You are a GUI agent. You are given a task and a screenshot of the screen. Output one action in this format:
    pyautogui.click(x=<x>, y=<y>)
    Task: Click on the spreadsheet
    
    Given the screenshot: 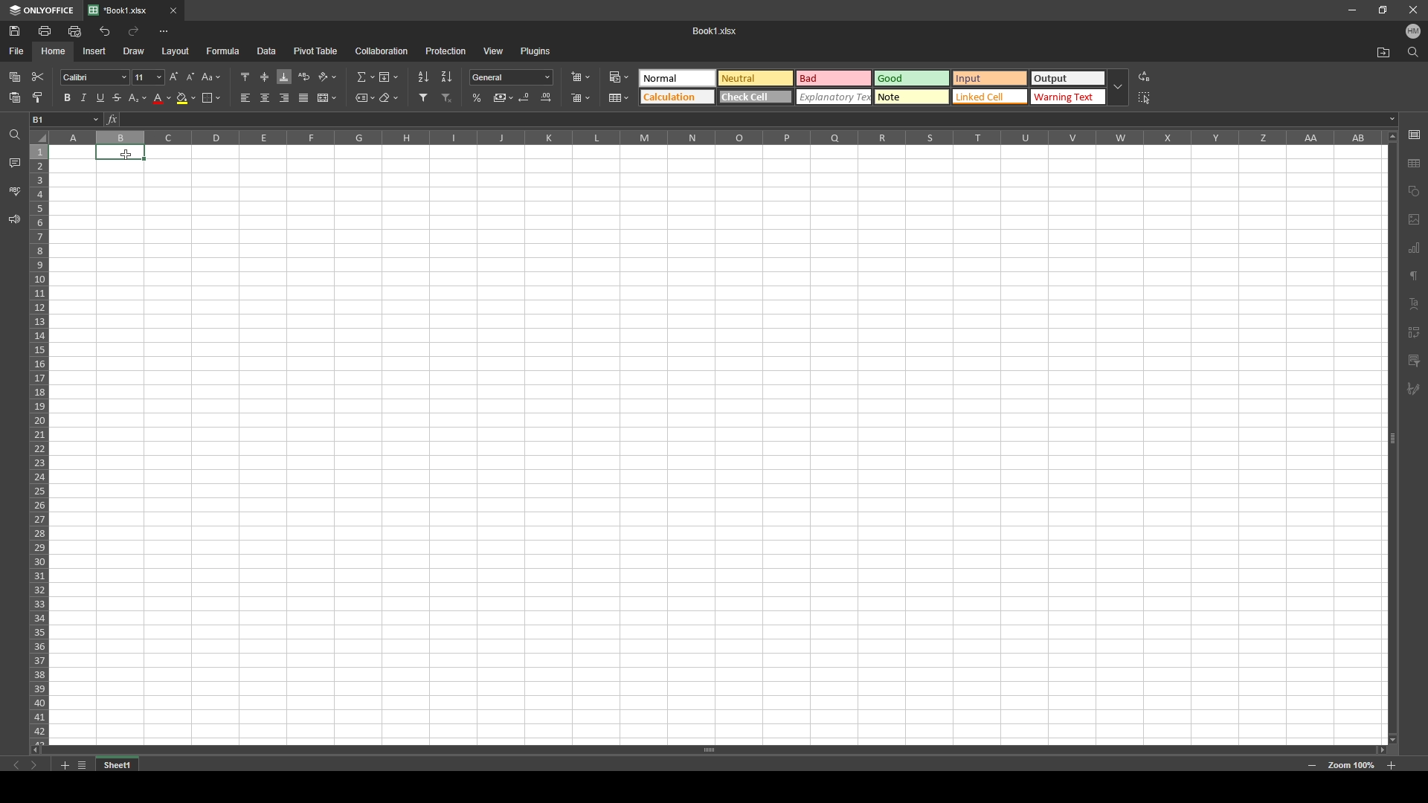 What is the action you would take?
    pyautogui.click(x=717, y=445)
    